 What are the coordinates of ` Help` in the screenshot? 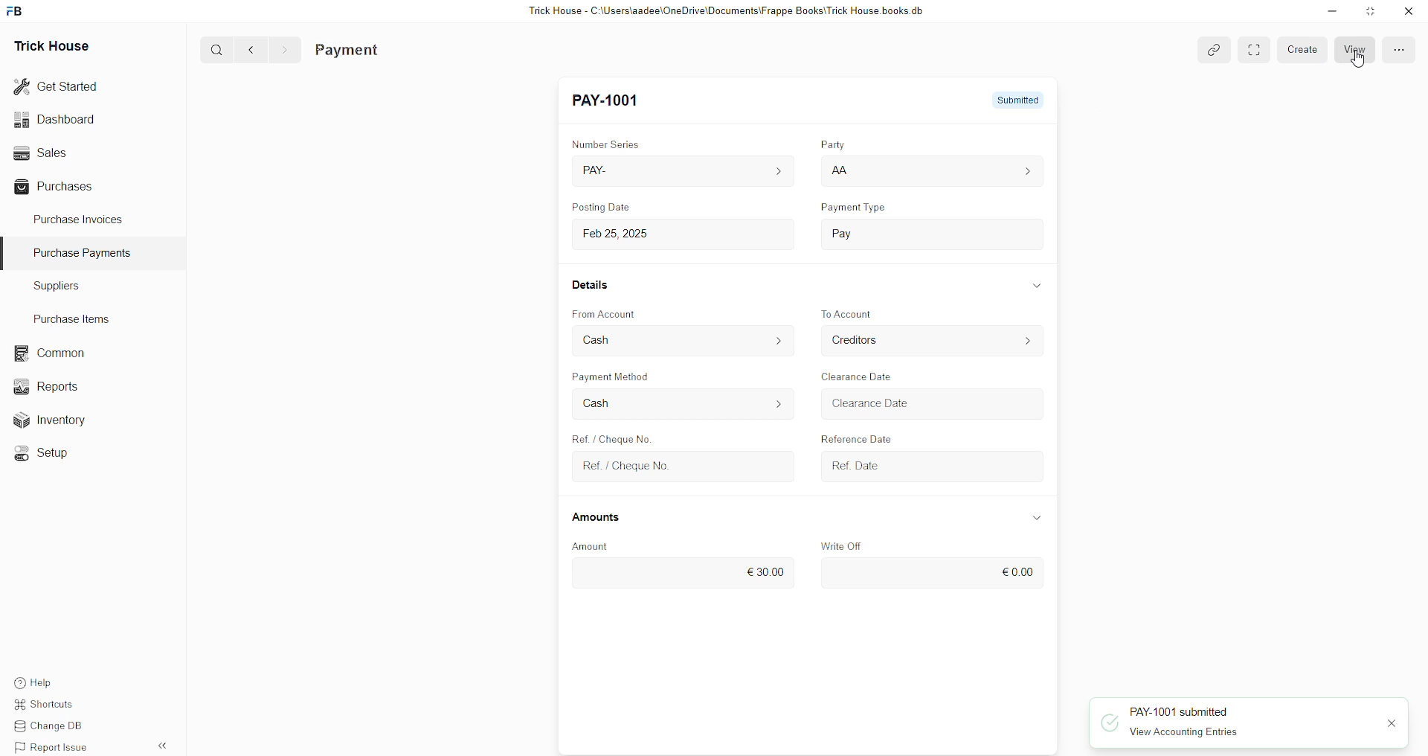 It's located at (56, 681).